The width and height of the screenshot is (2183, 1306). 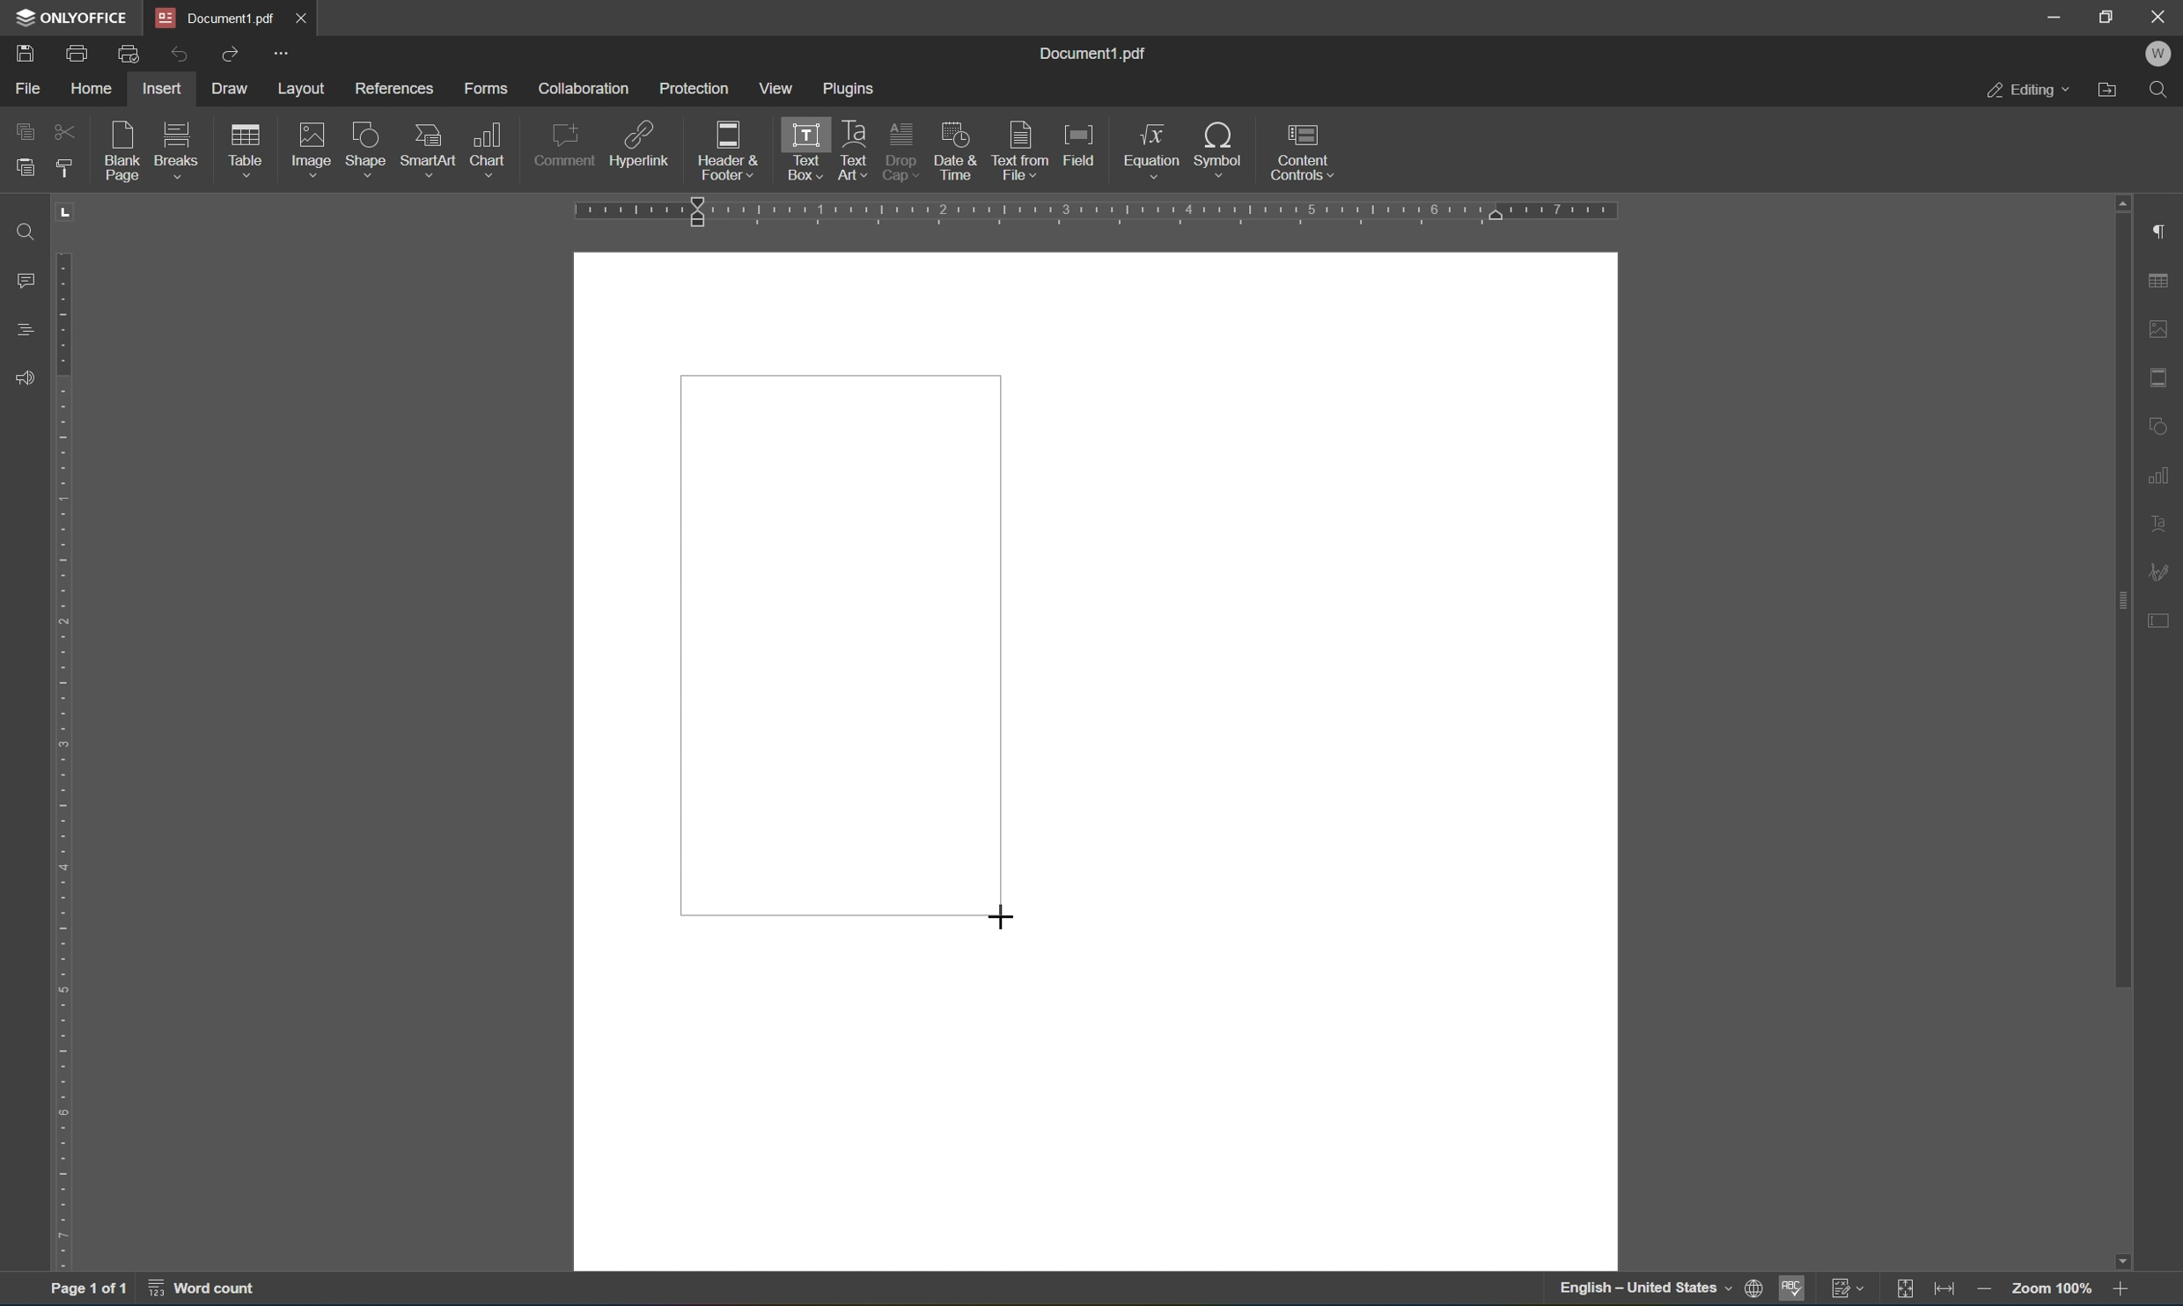 I want to click on zoom 100%, so click(x=2052, y=1292).